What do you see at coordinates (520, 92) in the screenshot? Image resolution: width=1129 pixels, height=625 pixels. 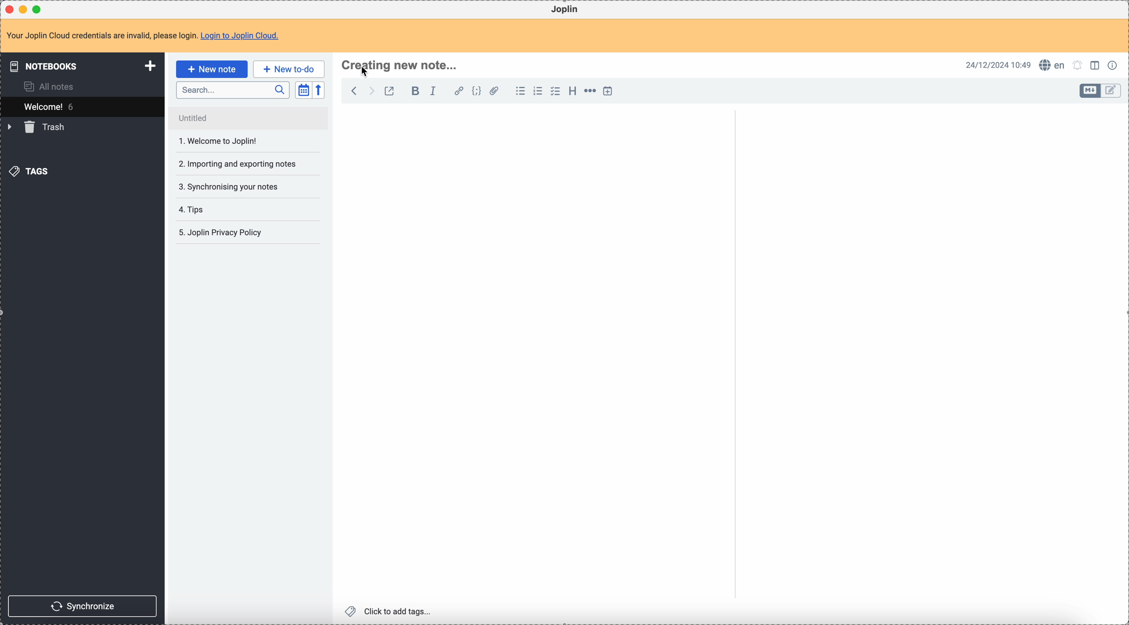 I see `bulleted list` at bounding box center [520, 92].